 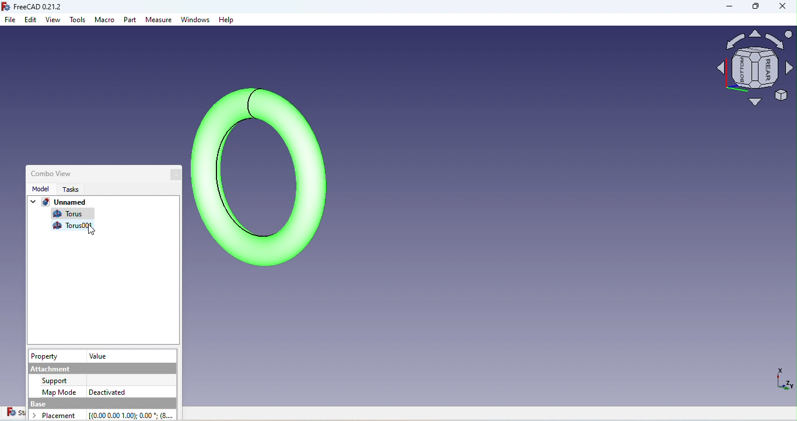 What do you see at coordinates (11, 20) in the screenshot?
I see `File` at bounding box center [11, 20].